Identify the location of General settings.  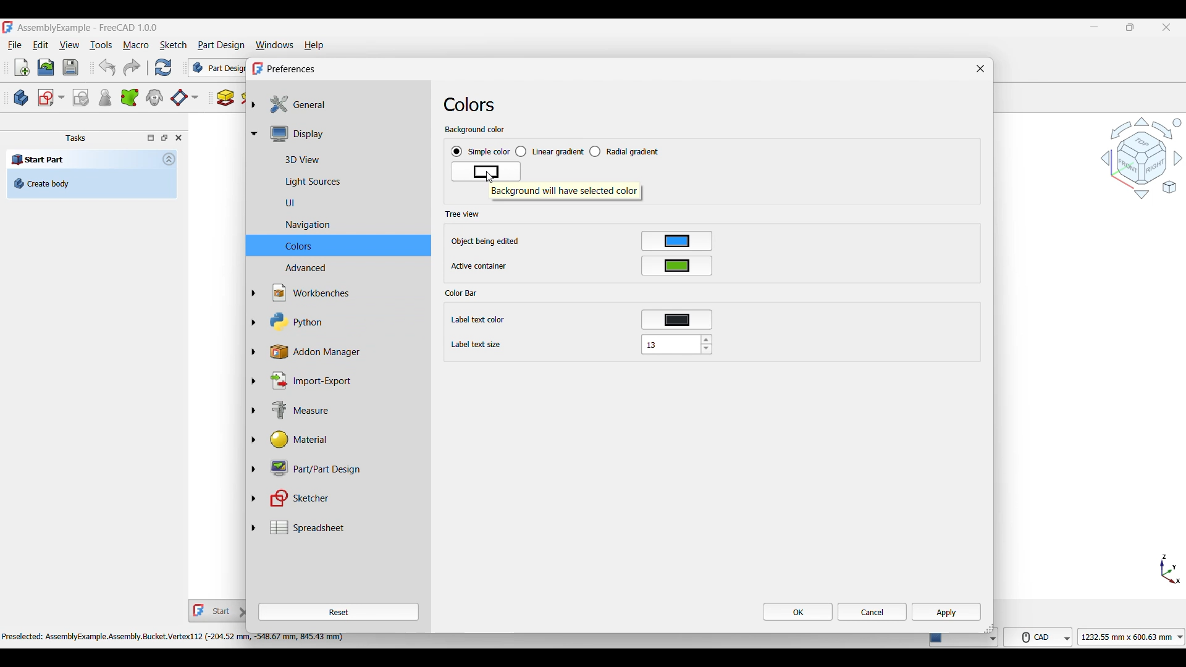
(345, 104).